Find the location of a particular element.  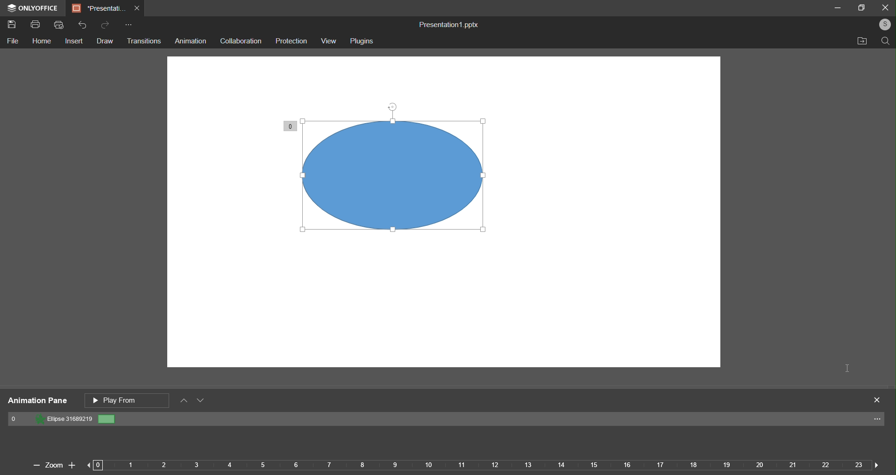

Print is located at coordinates (35, 26).